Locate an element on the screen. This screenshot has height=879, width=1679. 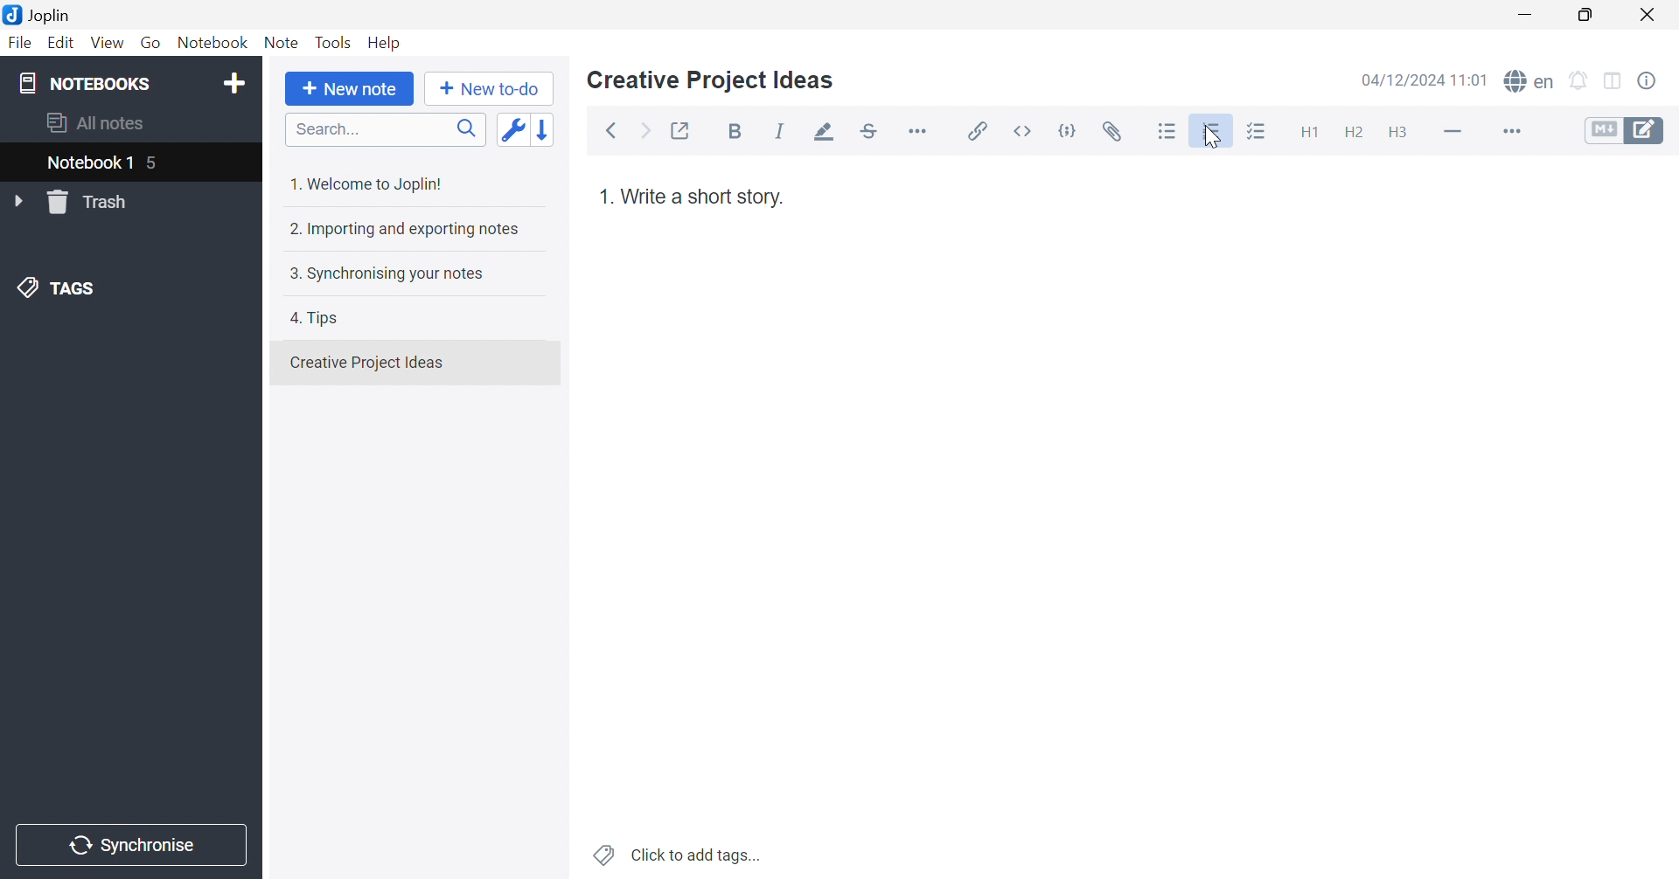
Heading 3 is located at coordinates (1398, 135).